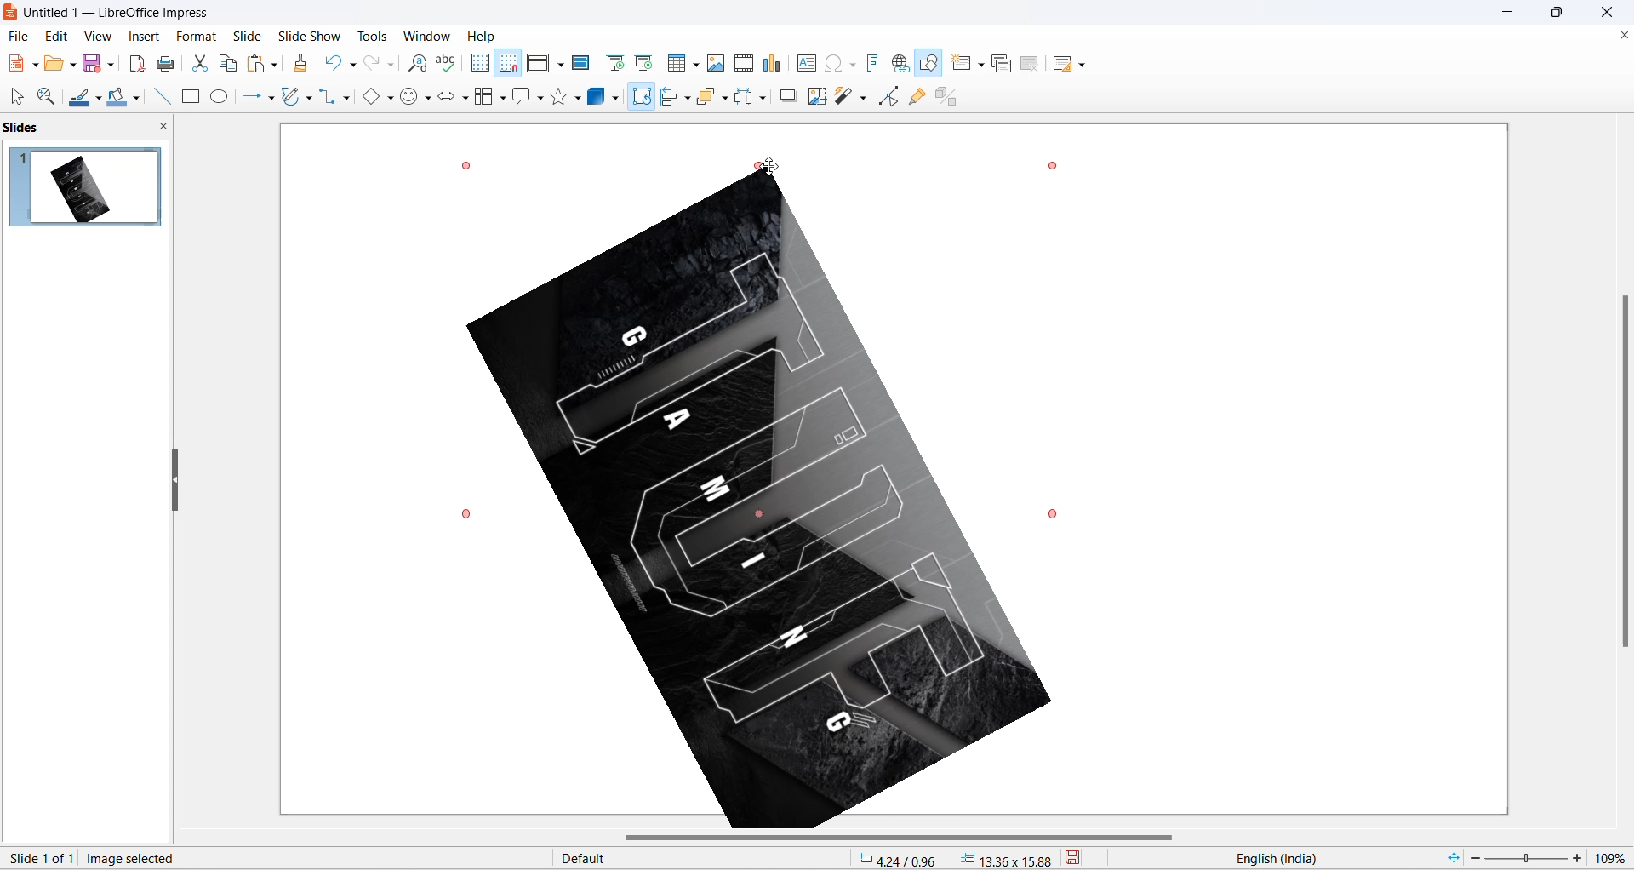 The height and width of the screenshot is (870, 1634). What do you see at coordinates (273, 61) in the screenshot?
I see `paste options` at bounding box center [273, 61].